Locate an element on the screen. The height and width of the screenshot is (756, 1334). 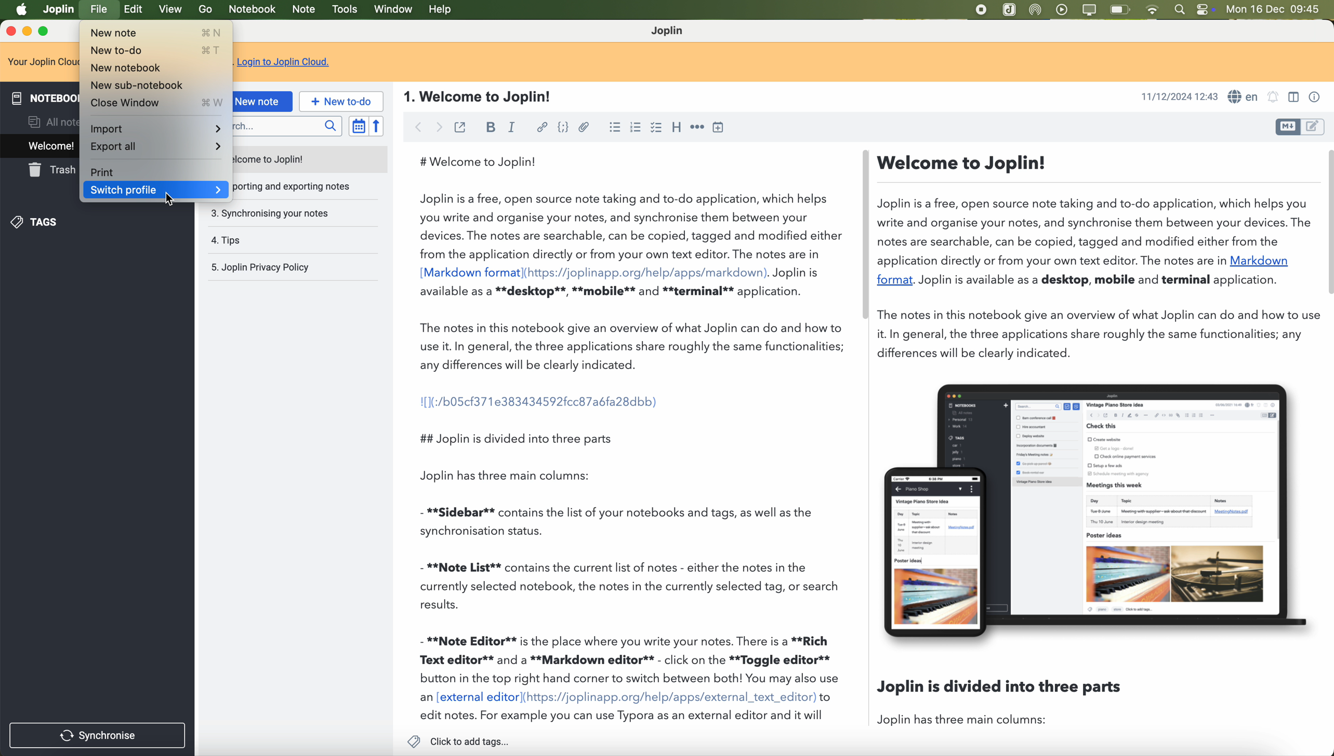
toggle editors layout is located at coordinates (1293, 98).